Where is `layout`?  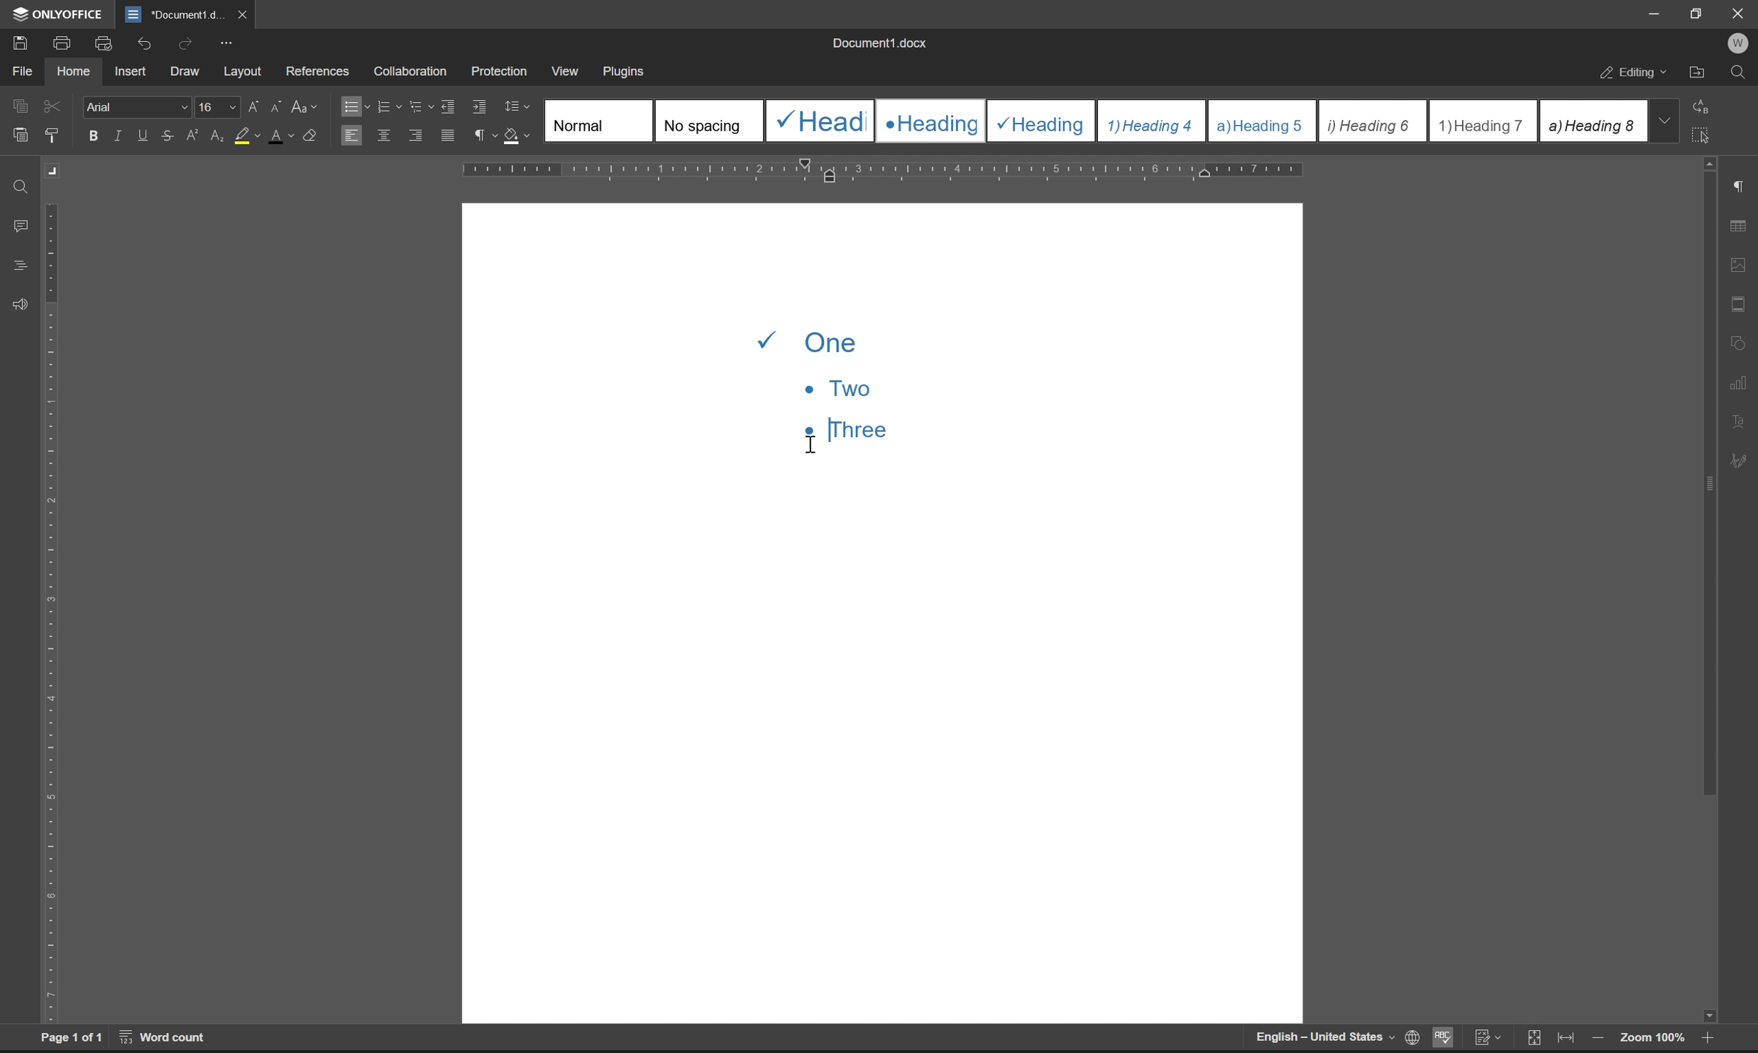 layout is located at coordinates (243, 72).